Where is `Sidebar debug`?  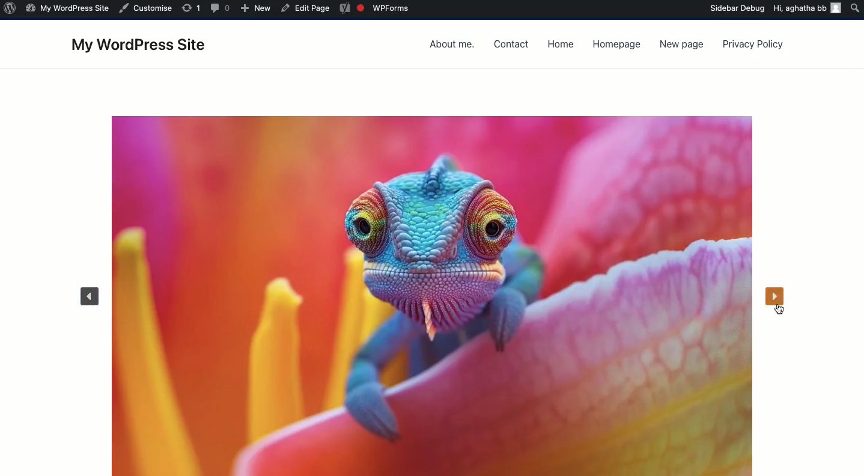
Sidebar debug is located at coordinates (738, 8).